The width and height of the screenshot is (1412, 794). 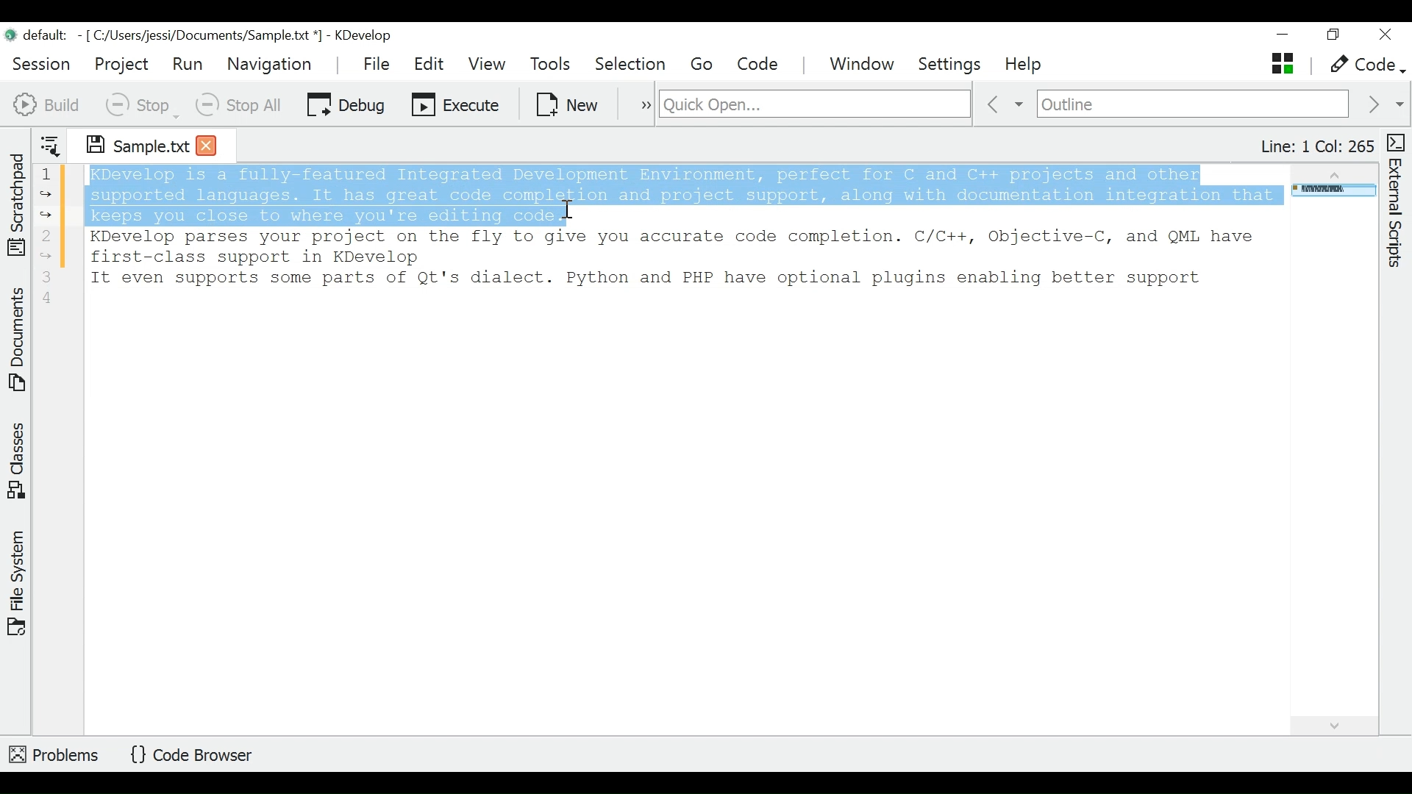 I want to click on Session, so click(x=42, y=62).